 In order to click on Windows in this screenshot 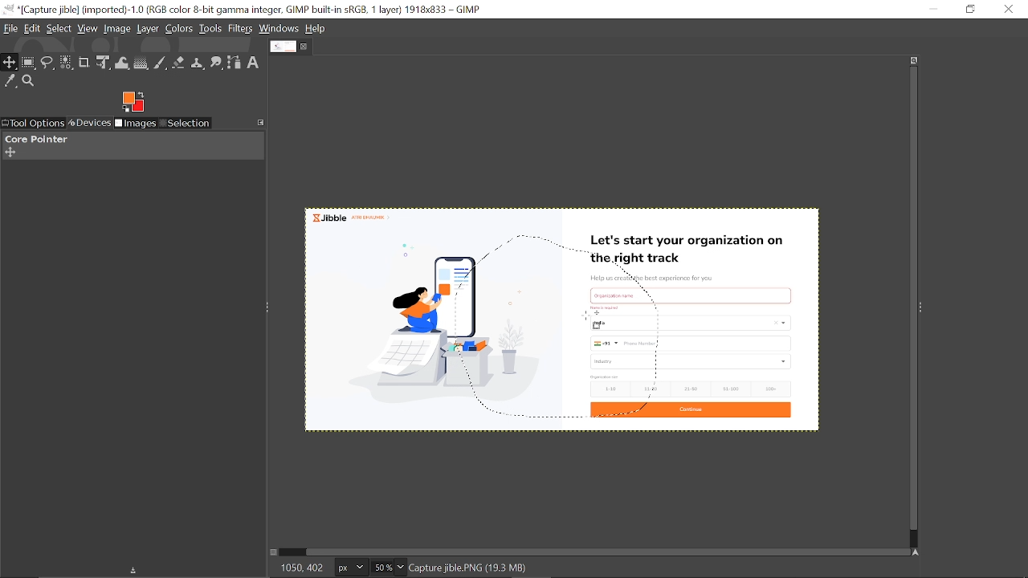, I will do `click(279, 28)`.